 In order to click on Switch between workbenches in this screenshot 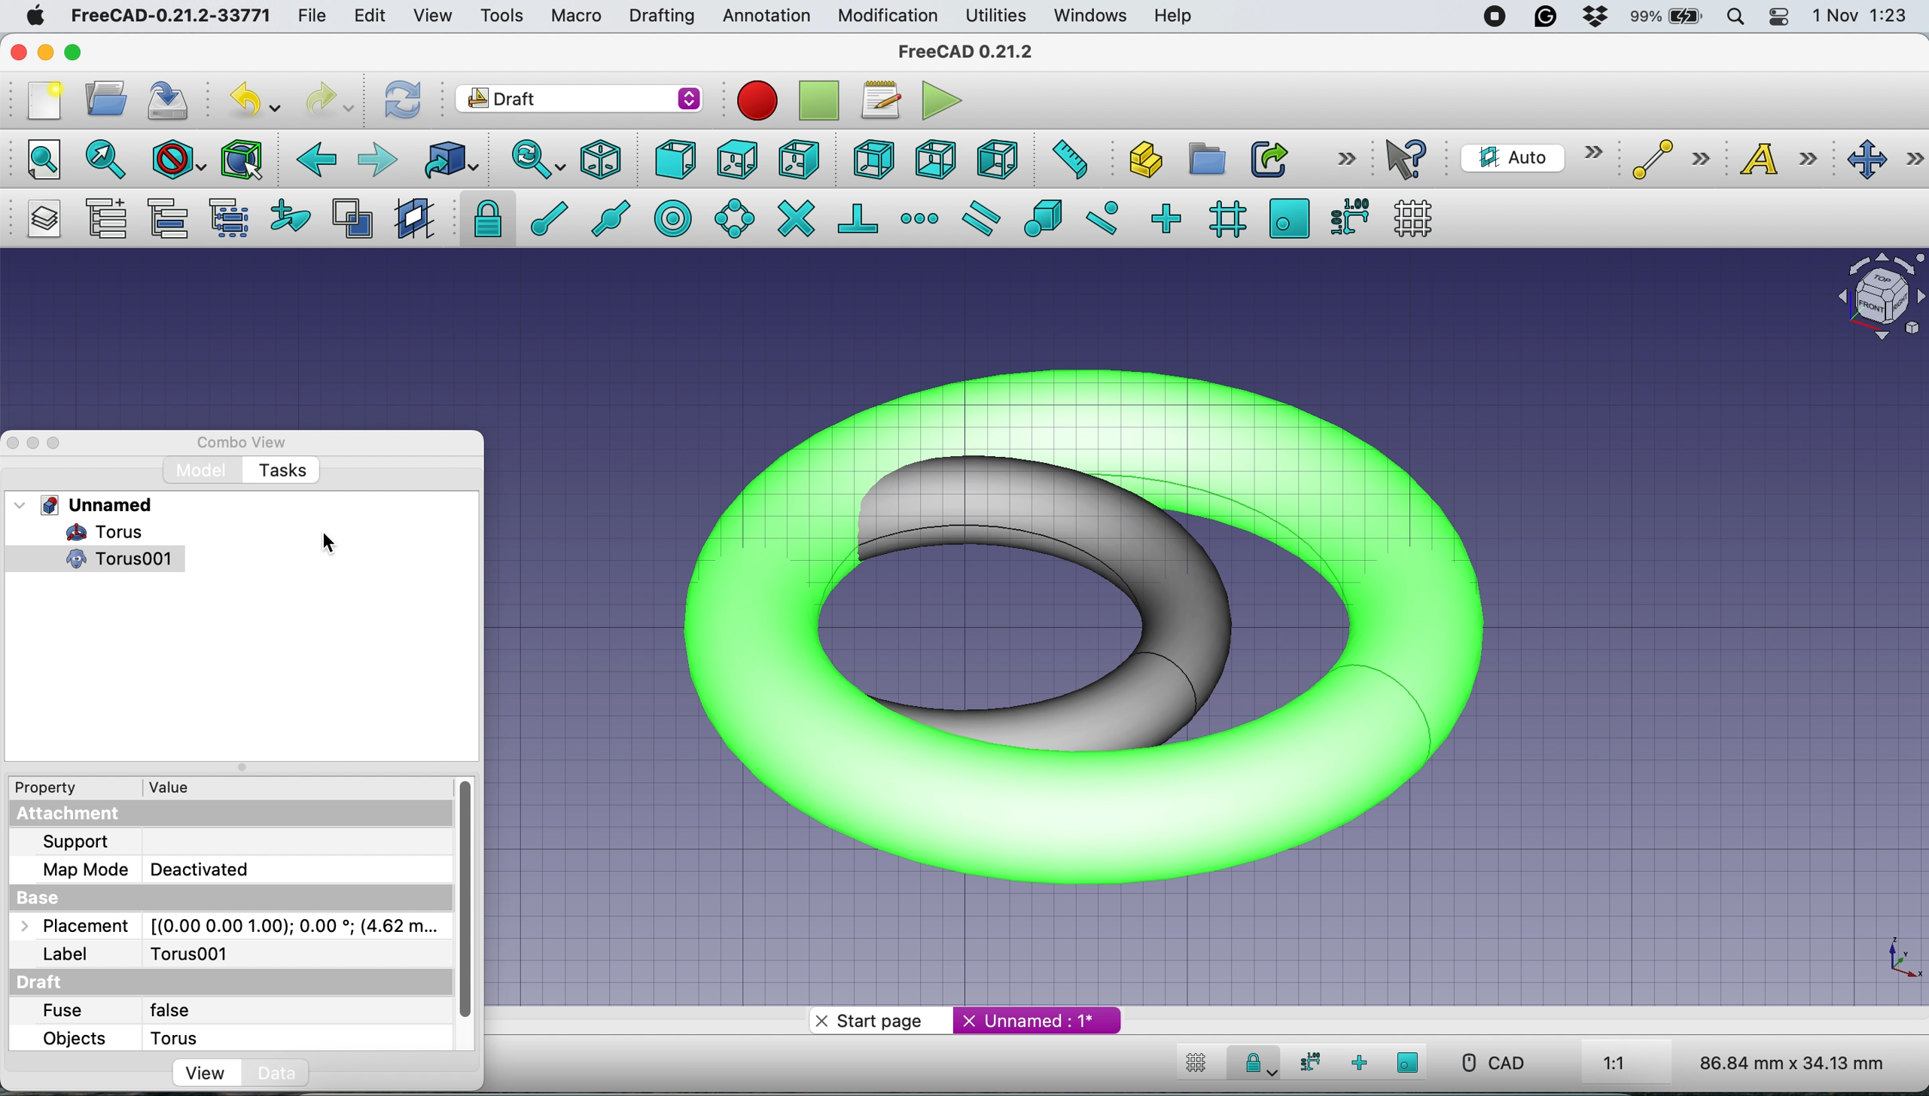, I will do `click(579, 100)`.